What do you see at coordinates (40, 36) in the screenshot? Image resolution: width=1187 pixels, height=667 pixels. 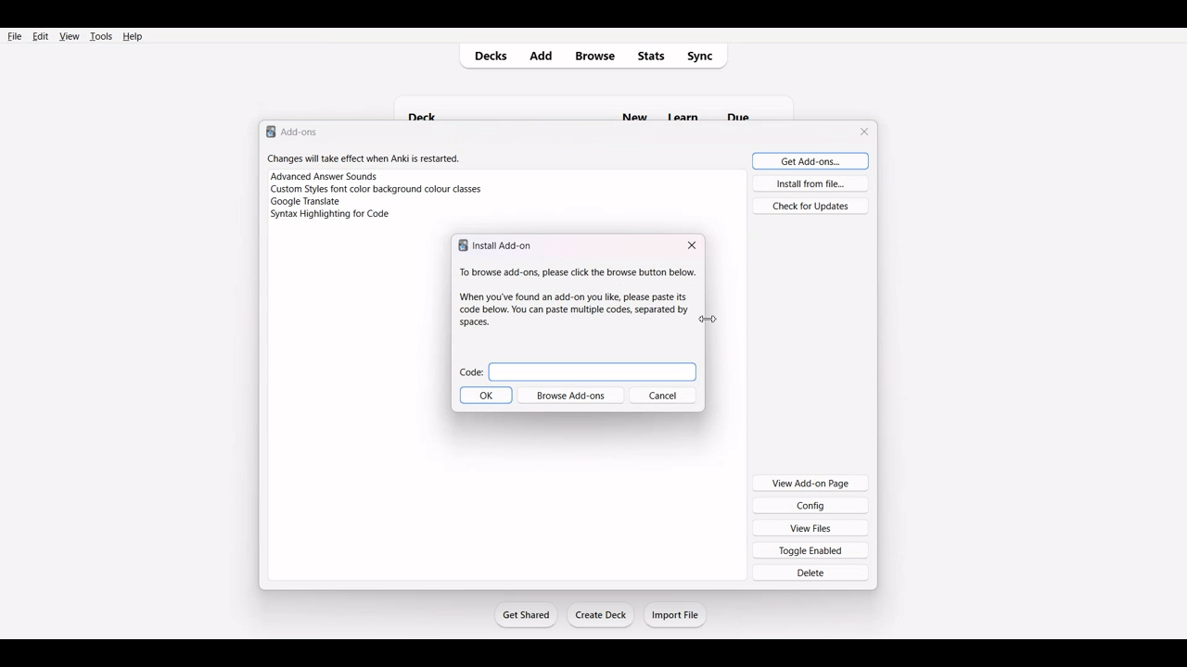 I see `Edit` at bounding box center [40, 36].